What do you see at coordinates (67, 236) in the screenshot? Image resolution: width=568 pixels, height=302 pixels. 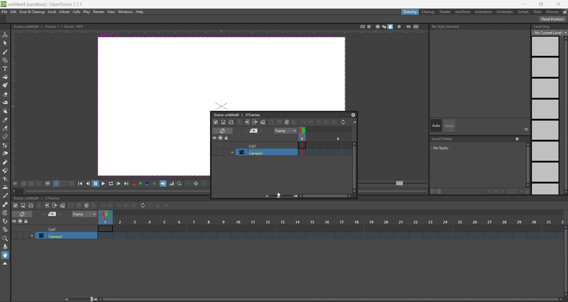 I see `camera1` at bounding box center [67, 236].